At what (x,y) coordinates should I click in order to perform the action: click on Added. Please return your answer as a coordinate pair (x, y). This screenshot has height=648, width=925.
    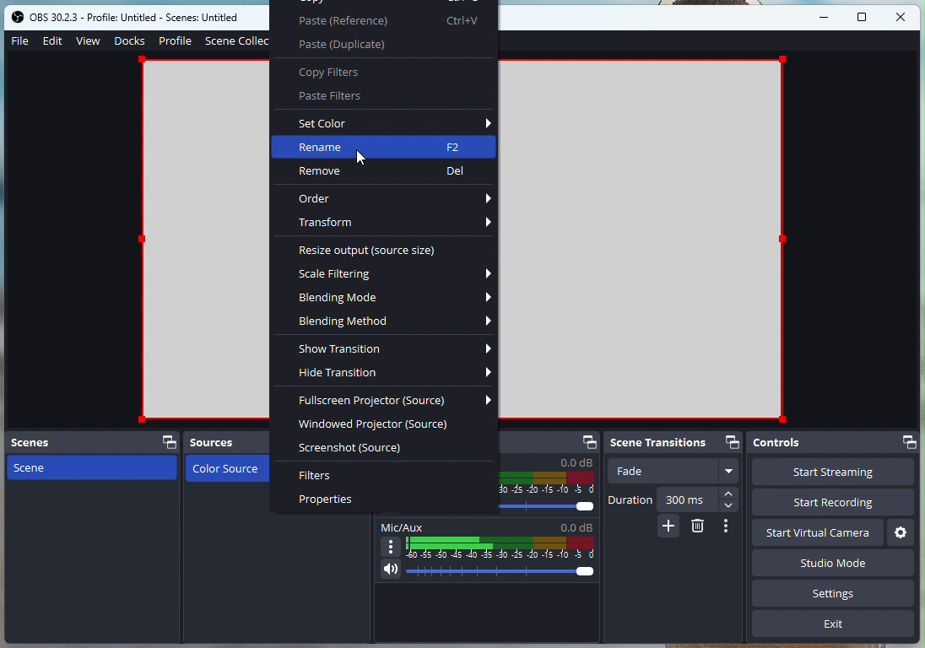
    Looking at the image, I should click on (668, 527).